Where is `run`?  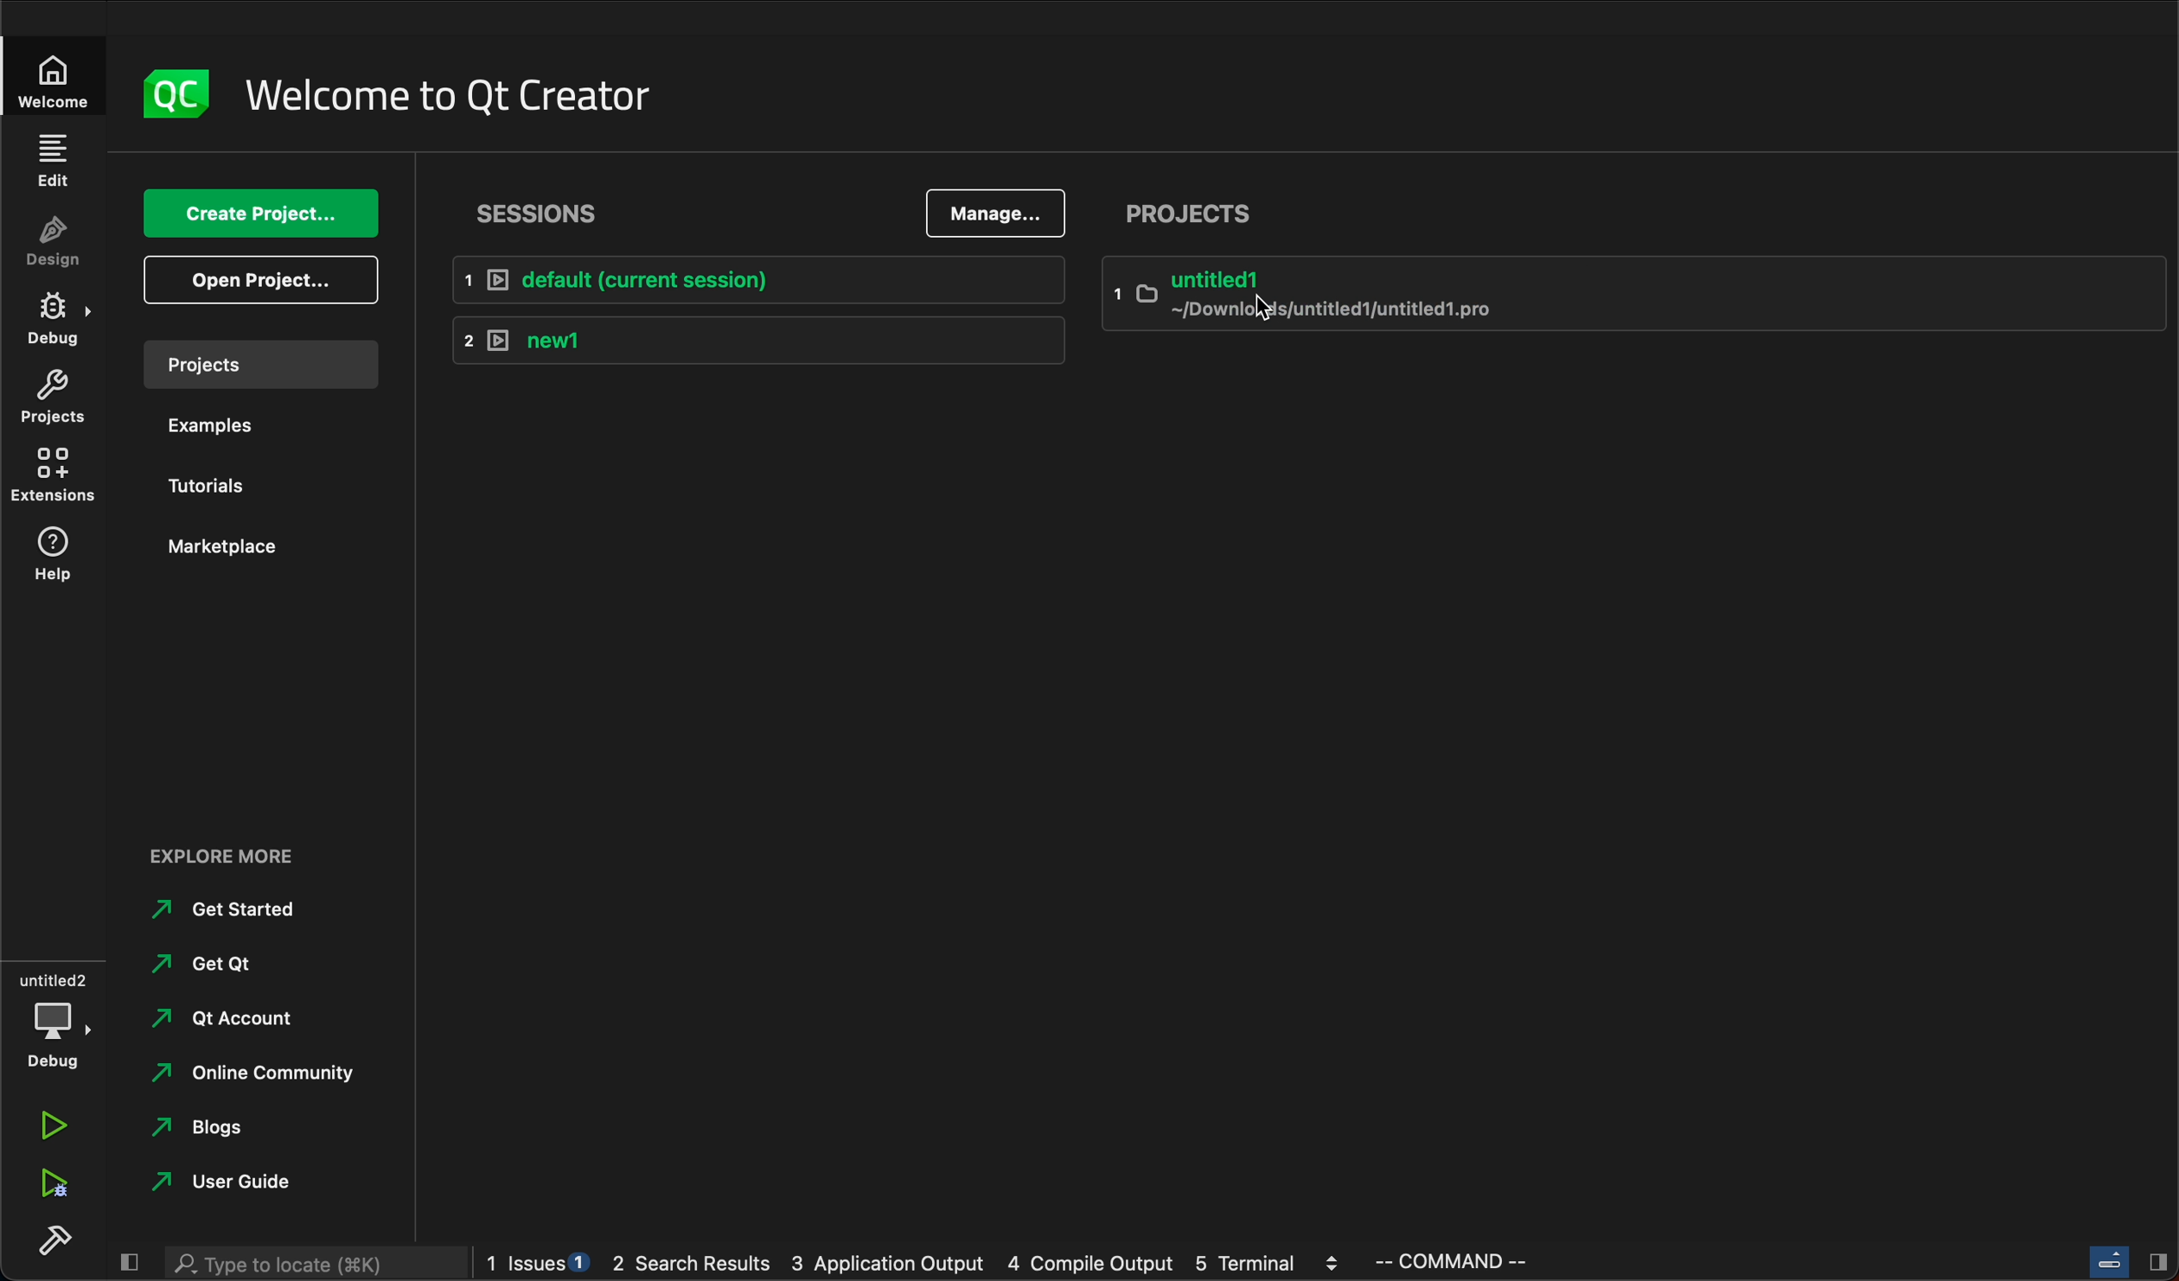
run is located at coordinates (63, 1127).